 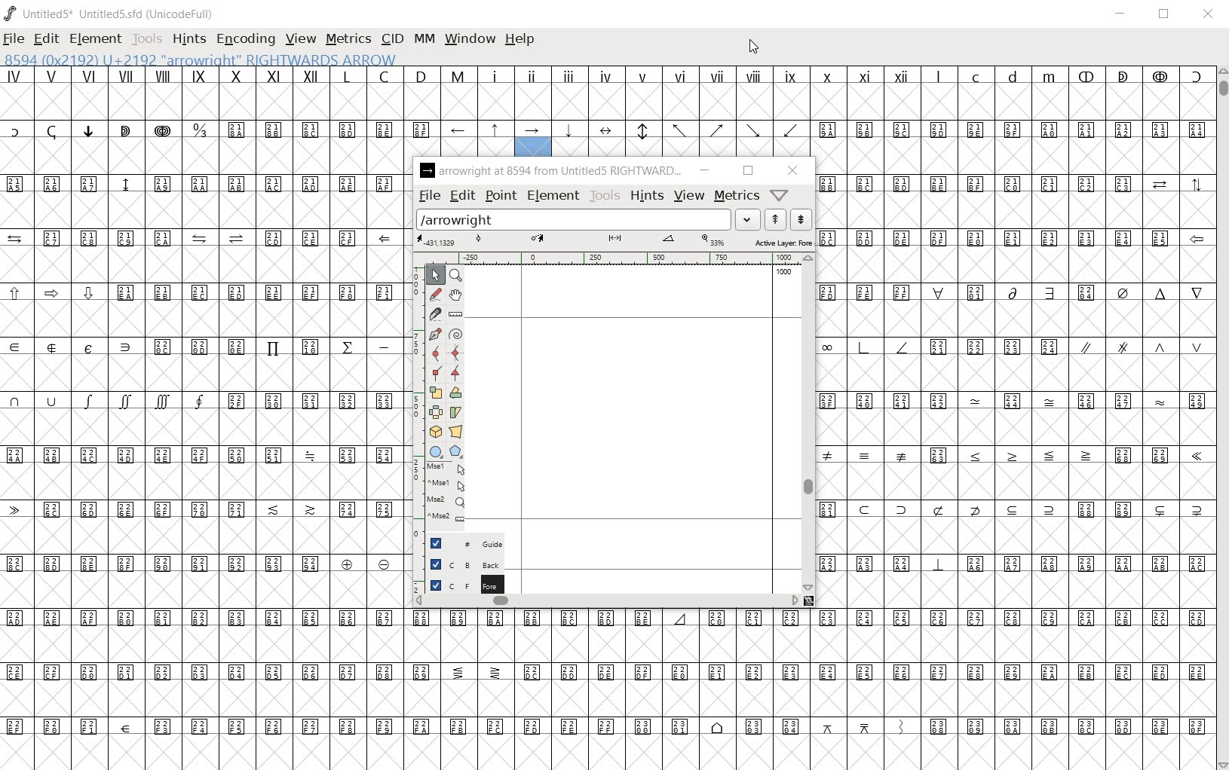 What do you see at coordinates (436, 392) in the screenshot?
I see `scale the selection` at bounding box center [436, 392].